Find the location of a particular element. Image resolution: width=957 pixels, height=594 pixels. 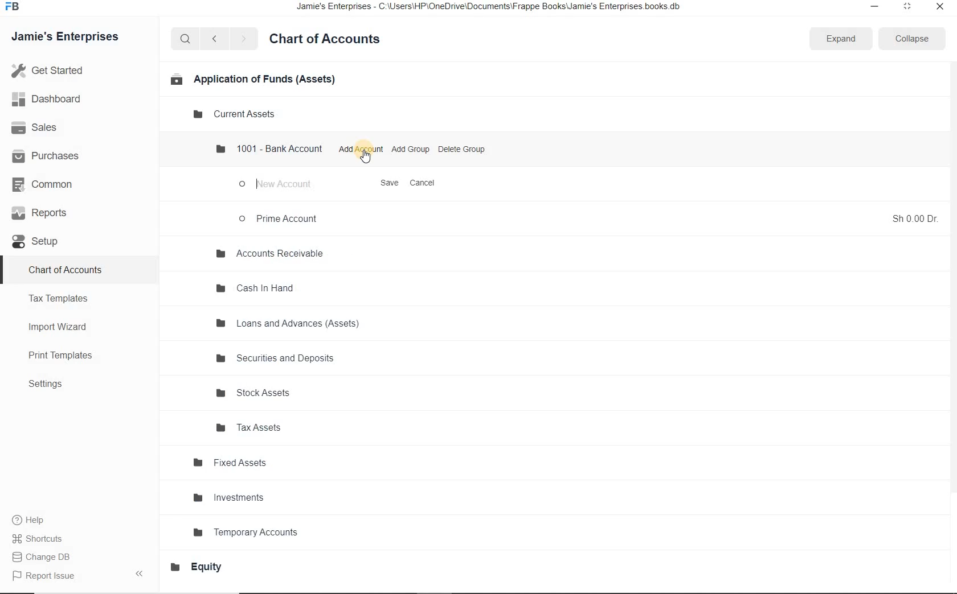

Report Issue is located at coordinates (47, 576).